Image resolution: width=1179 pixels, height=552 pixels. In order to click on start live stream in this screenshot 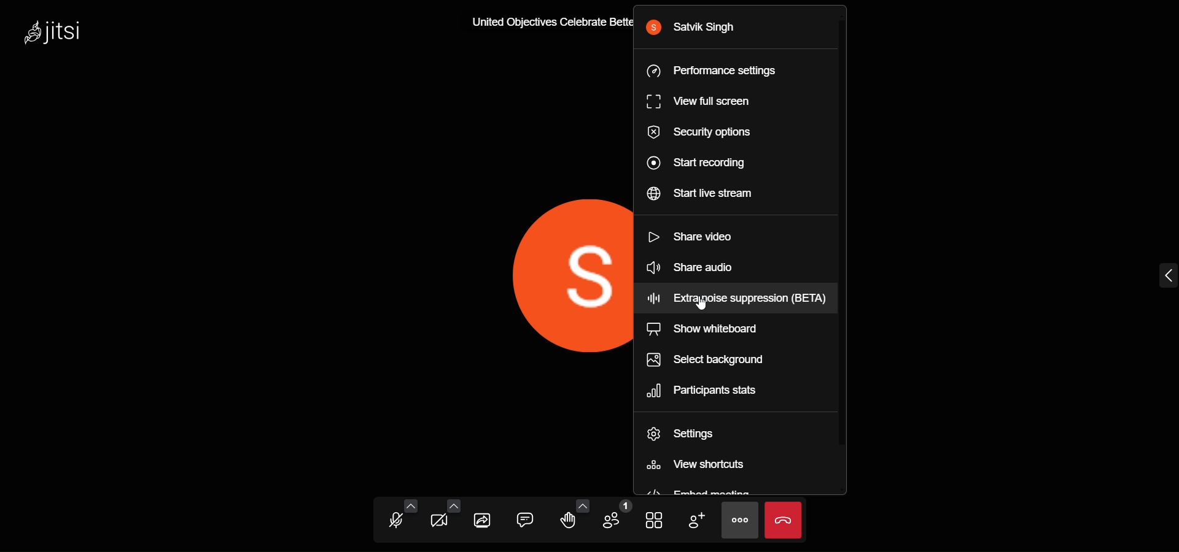, I will do `click(702, 194)`.